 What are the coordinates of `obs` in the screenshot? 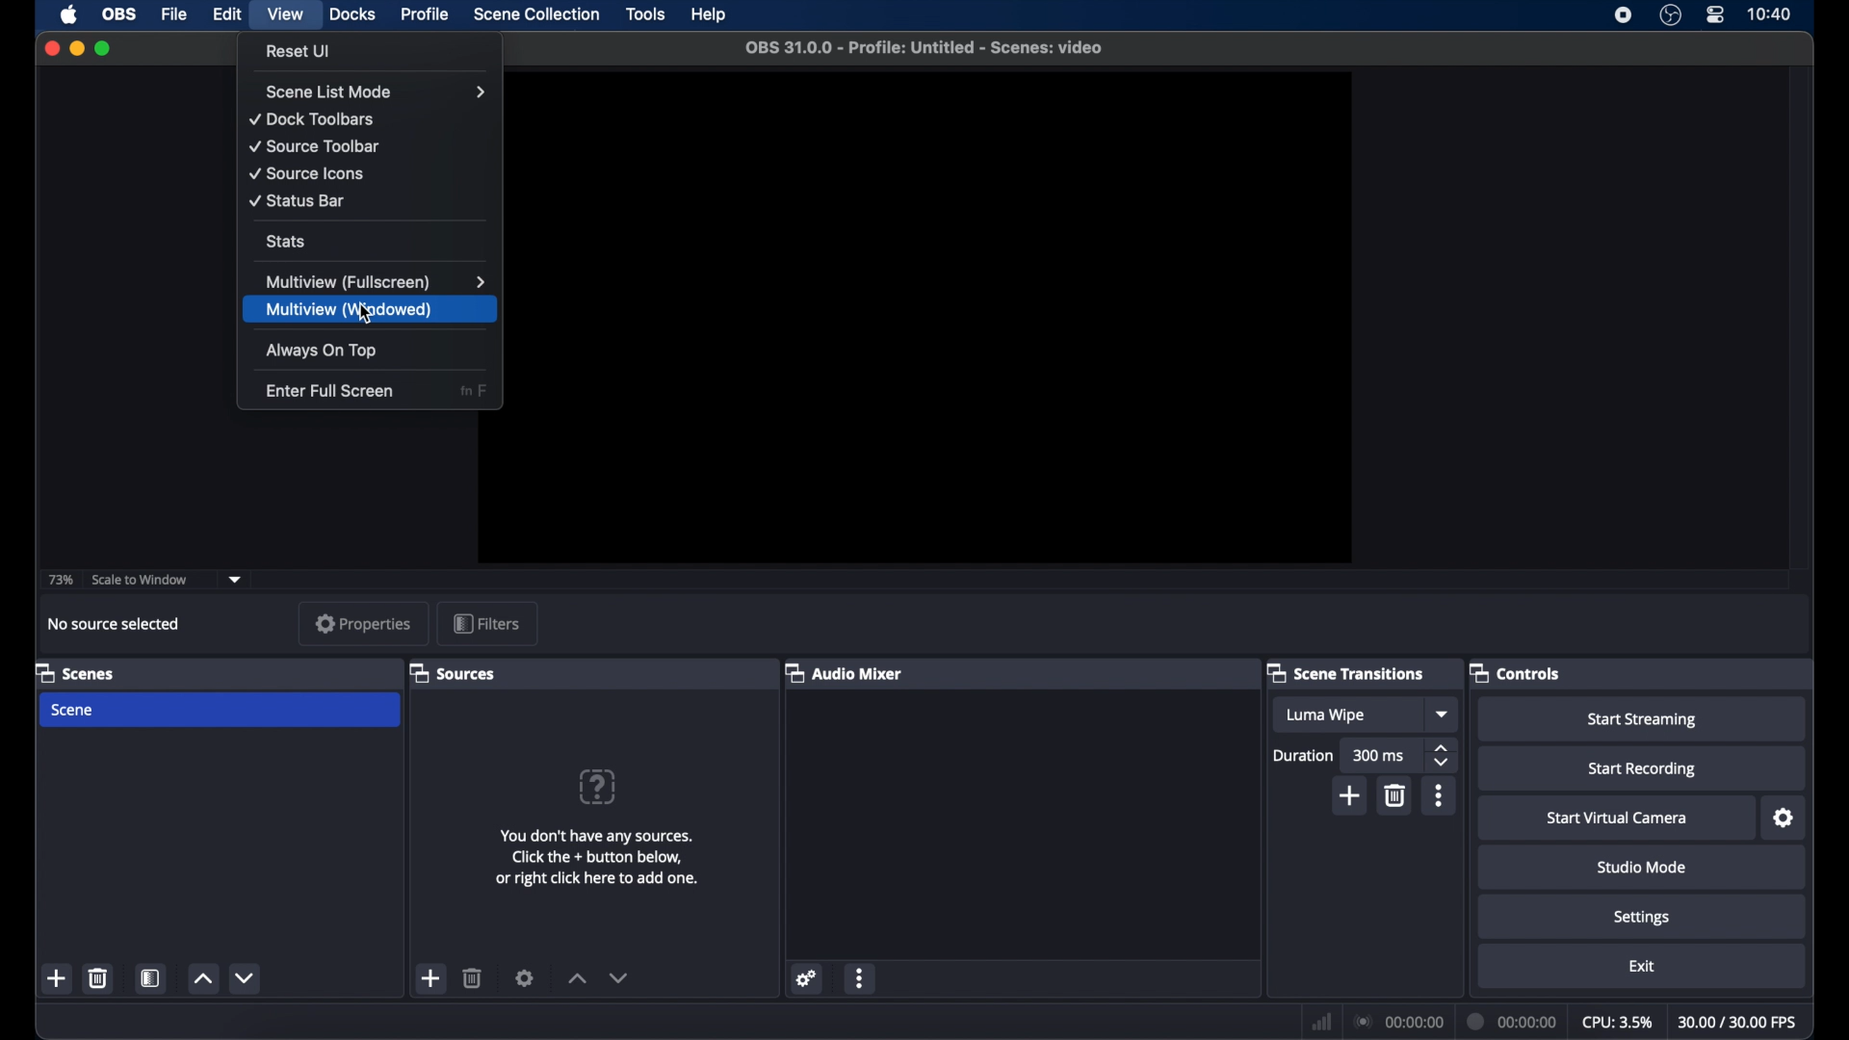 It's located at (117, 15).